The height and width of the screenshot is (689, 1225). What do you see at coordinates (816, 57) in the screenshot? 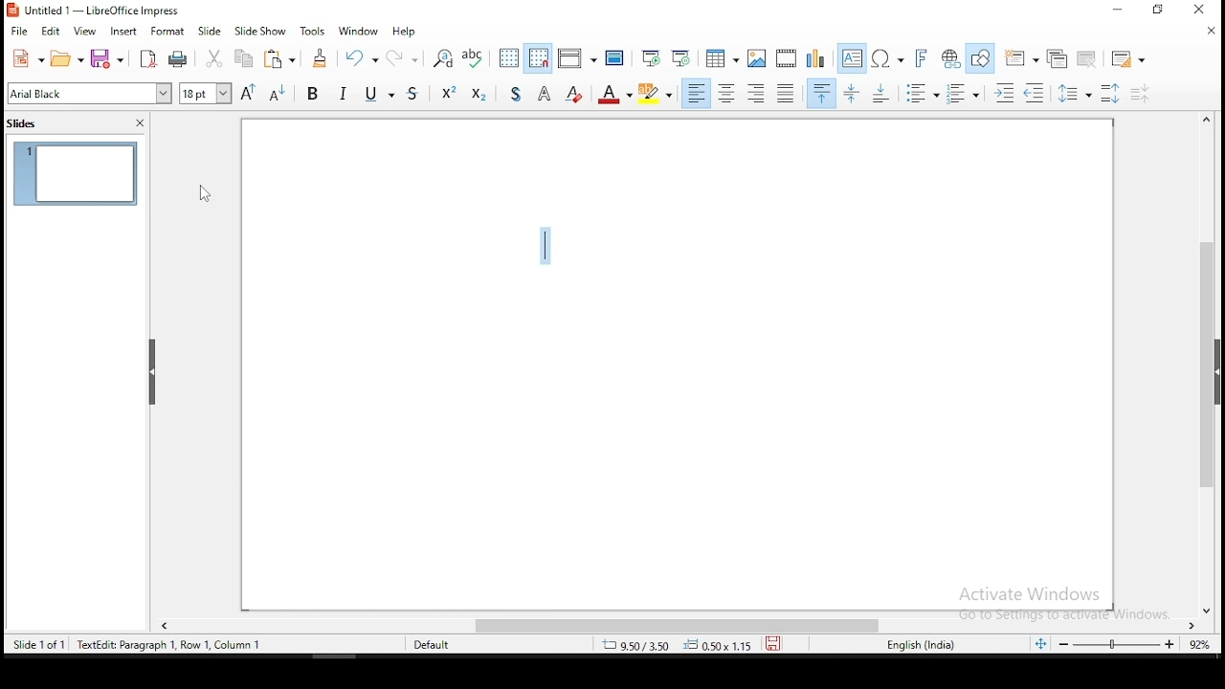
I see `charts` at bounding box center [816, 57].